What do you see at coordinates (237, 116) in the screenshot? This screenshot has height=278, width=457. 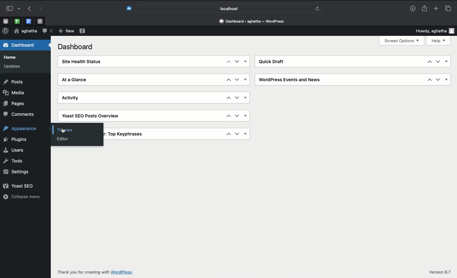 I see `Down` at bounding box center [237, 116].